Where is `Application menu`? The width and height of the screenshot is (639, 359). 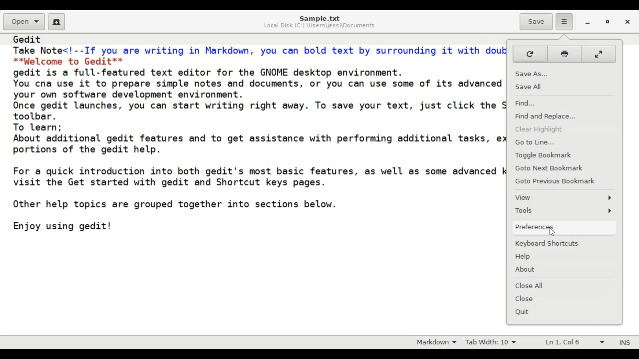
Application menu is located at coordinates (562, 22).